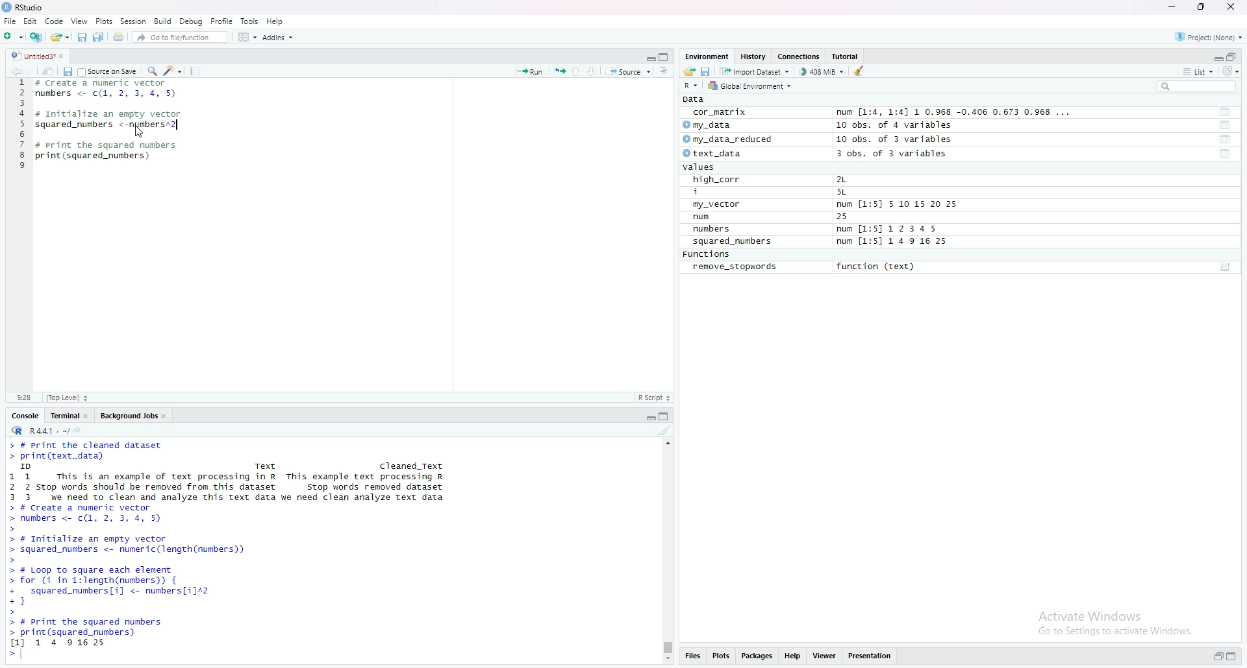  I want to click on (Top Level), so click(67, 398).